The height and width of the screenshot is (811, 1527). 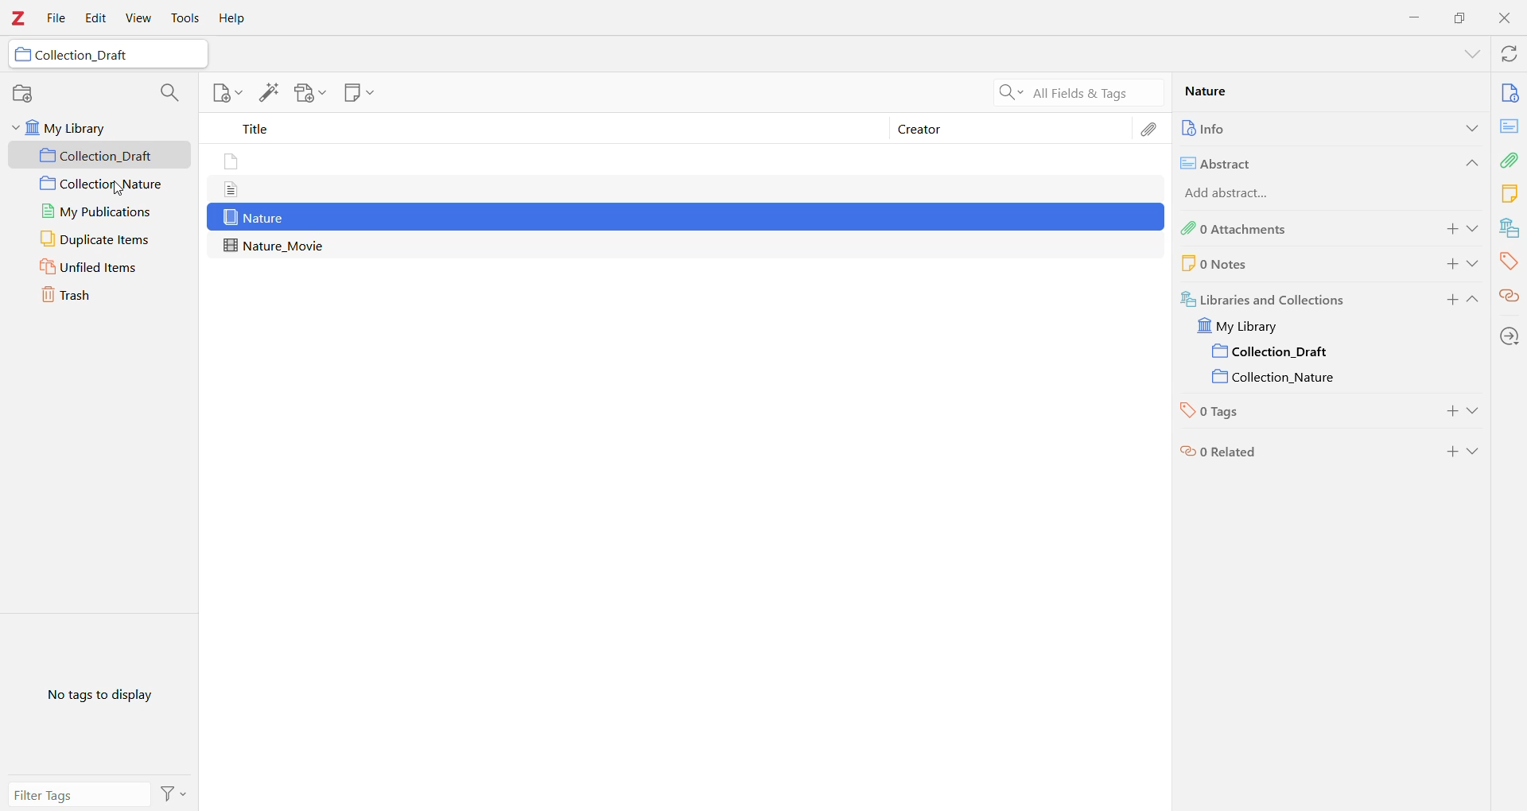 What do you see at coordinates (1303, 161) in the screenshot?
I see `Abstract` at bounding box center [1303, 161].